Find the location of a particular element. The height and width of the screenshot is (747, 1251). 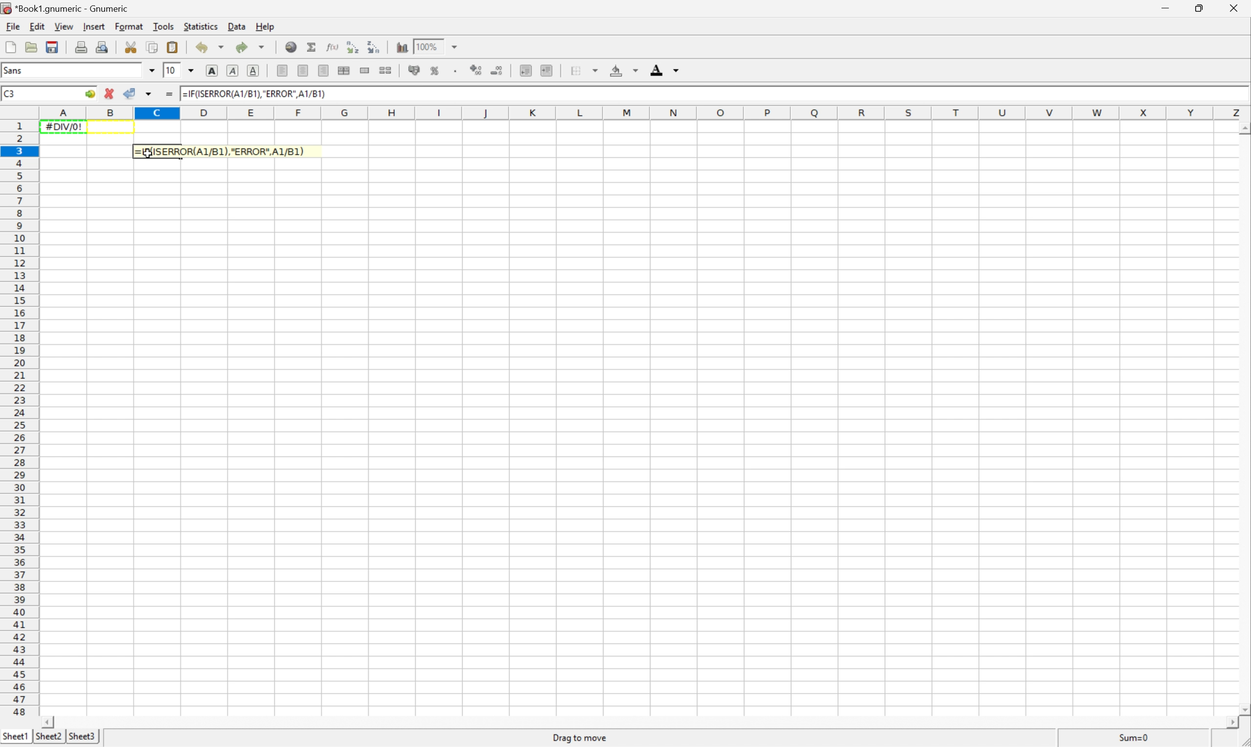

100% is located at coordinates (428, 46).